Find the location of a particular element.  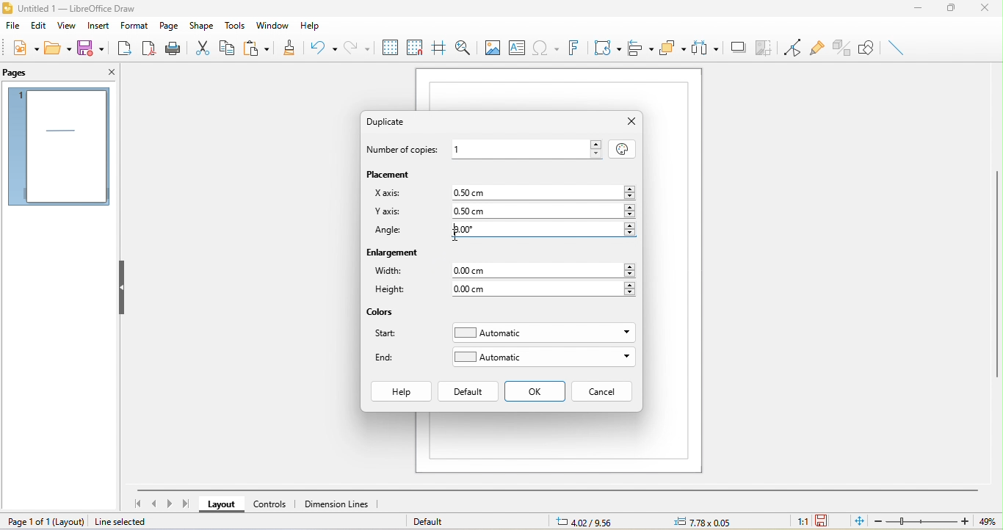

window is located at coordinates (272, 24).